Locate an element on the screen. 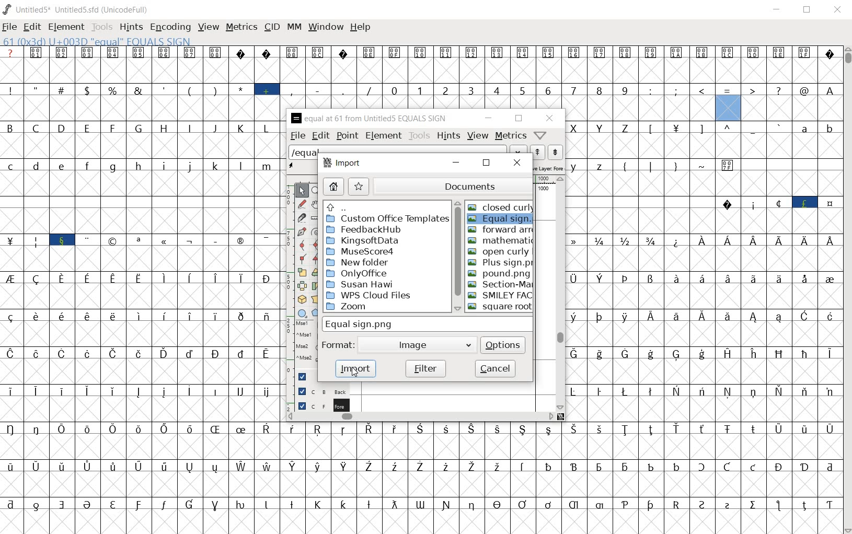 Image resolution: width=852 pixels, height=534 pixels. filter is located at coordinates (425, 368).